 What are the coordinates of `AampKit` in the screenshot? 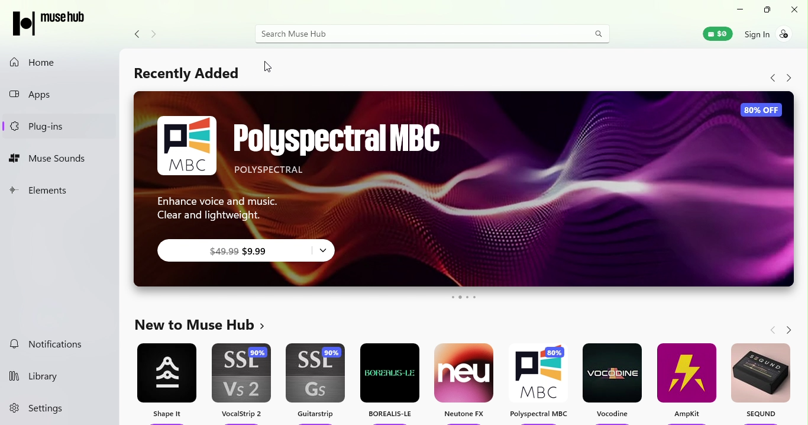 It's located at (685, 382).